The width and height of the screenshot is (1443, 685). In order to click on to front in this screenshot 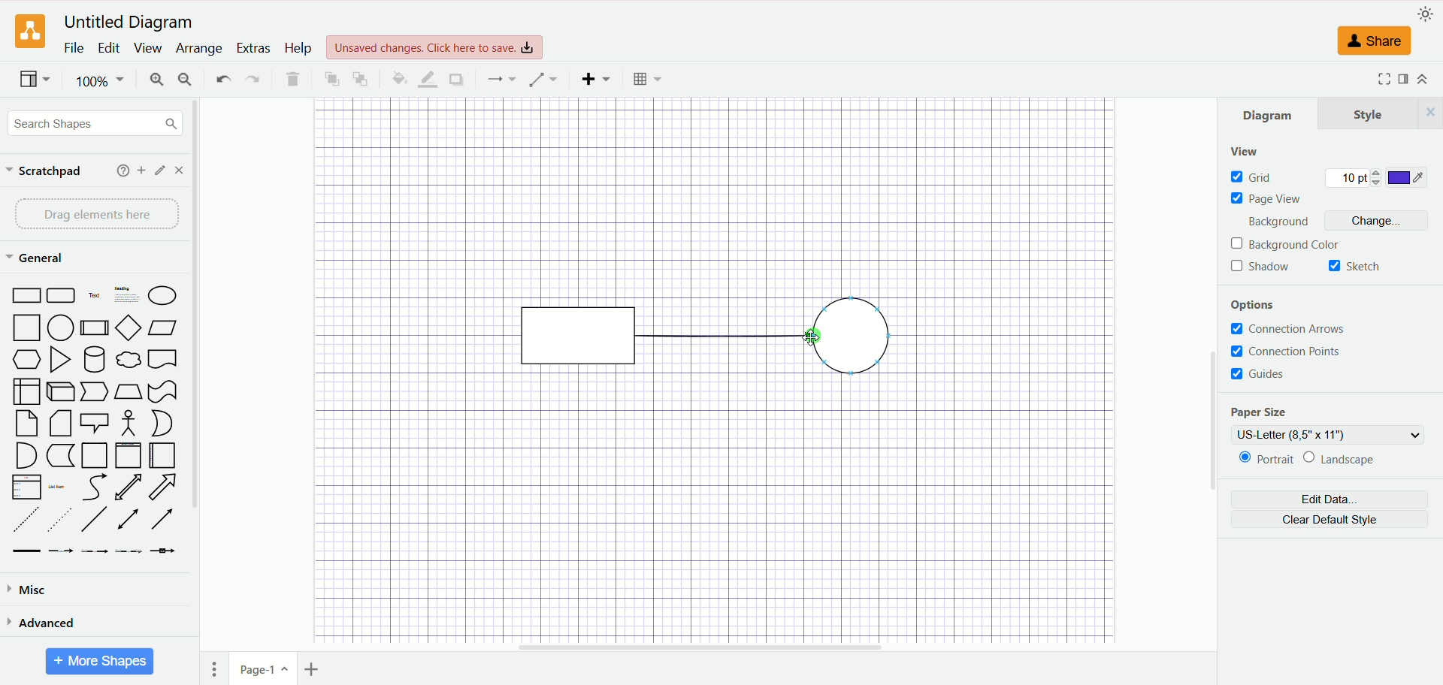, I will do `click(331, 77)`.